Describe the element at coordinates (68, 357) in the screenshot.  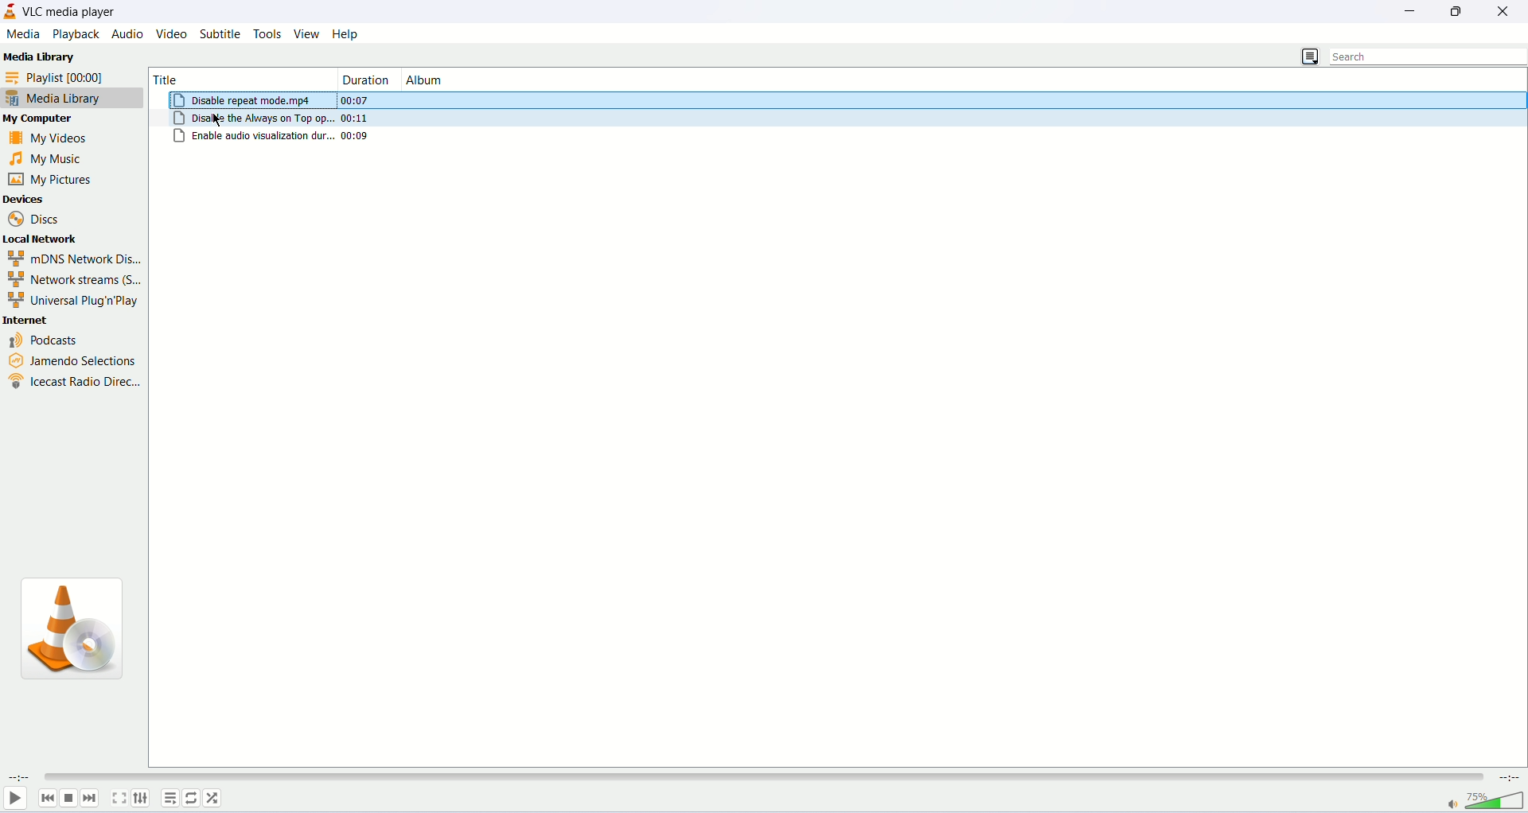
I see `jamendo selections` at that location.